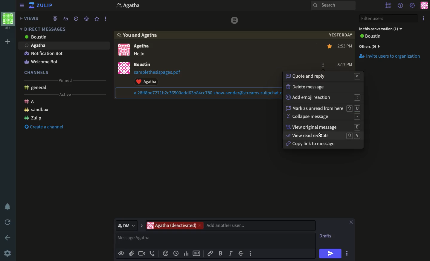  I want to click on Link, so click(210, 252).